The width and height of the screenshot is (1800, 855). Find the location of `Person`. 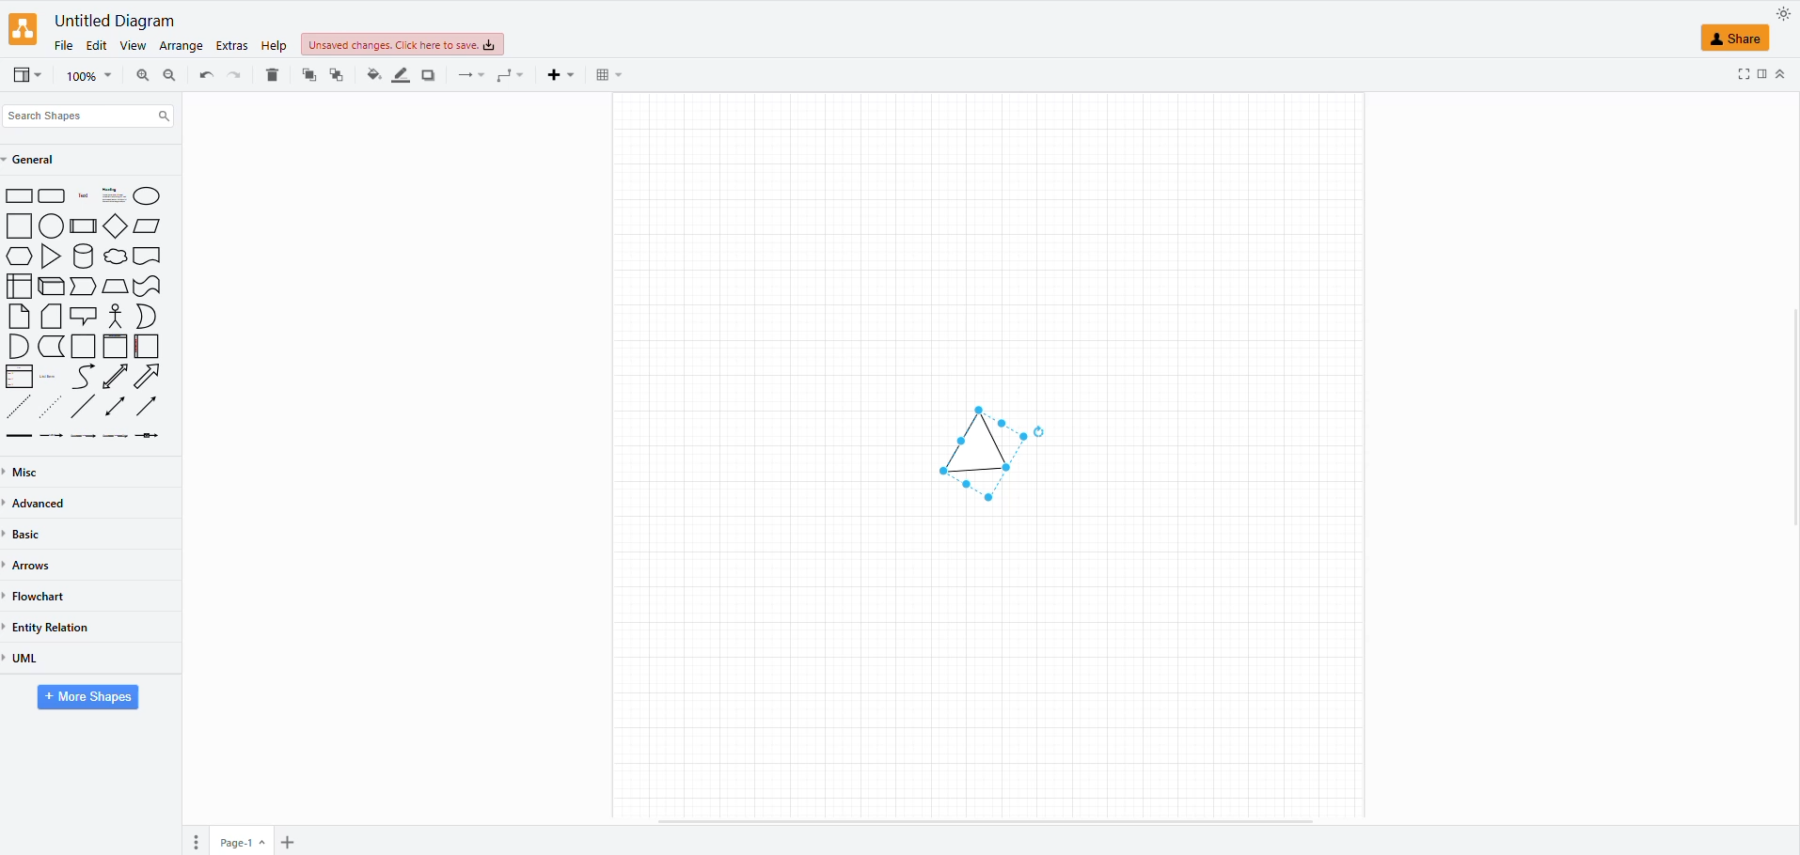

Person is located at coordinates (116, 316).